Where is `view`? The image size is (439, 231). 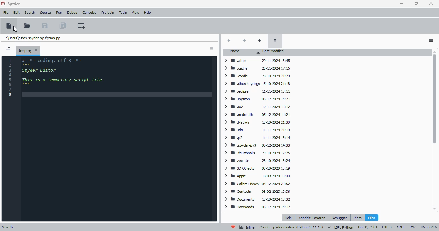
view is located at coordinates (135, 13).